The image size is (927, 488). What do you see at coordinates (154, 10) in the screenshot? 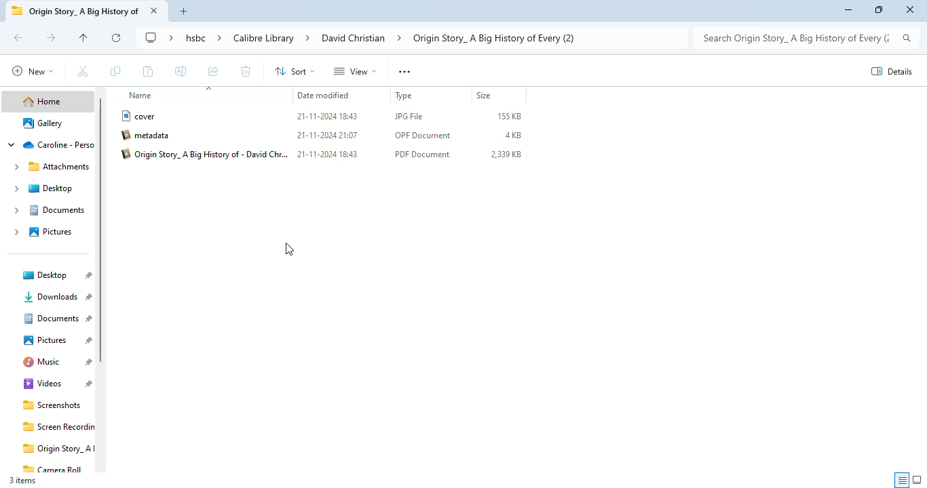
I see `close tab` at bounding box center [154, 10].